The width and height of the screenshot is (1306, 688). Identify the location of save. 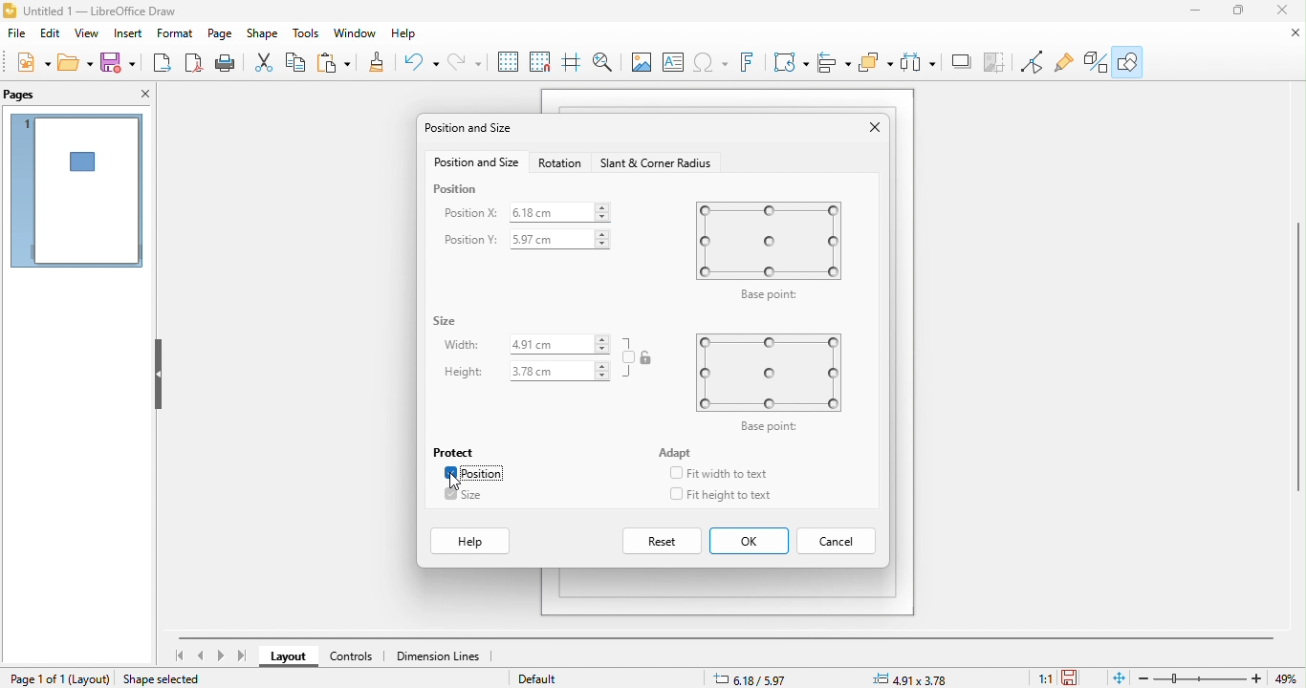
(118, 62).